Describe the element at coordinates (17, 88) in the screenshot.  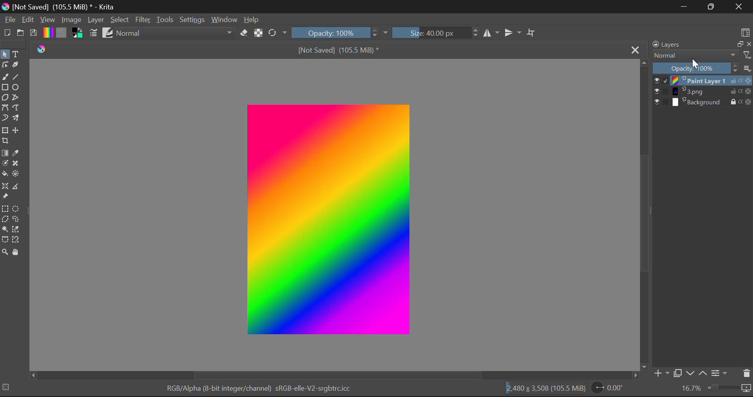
I see `Elipses` at that location.